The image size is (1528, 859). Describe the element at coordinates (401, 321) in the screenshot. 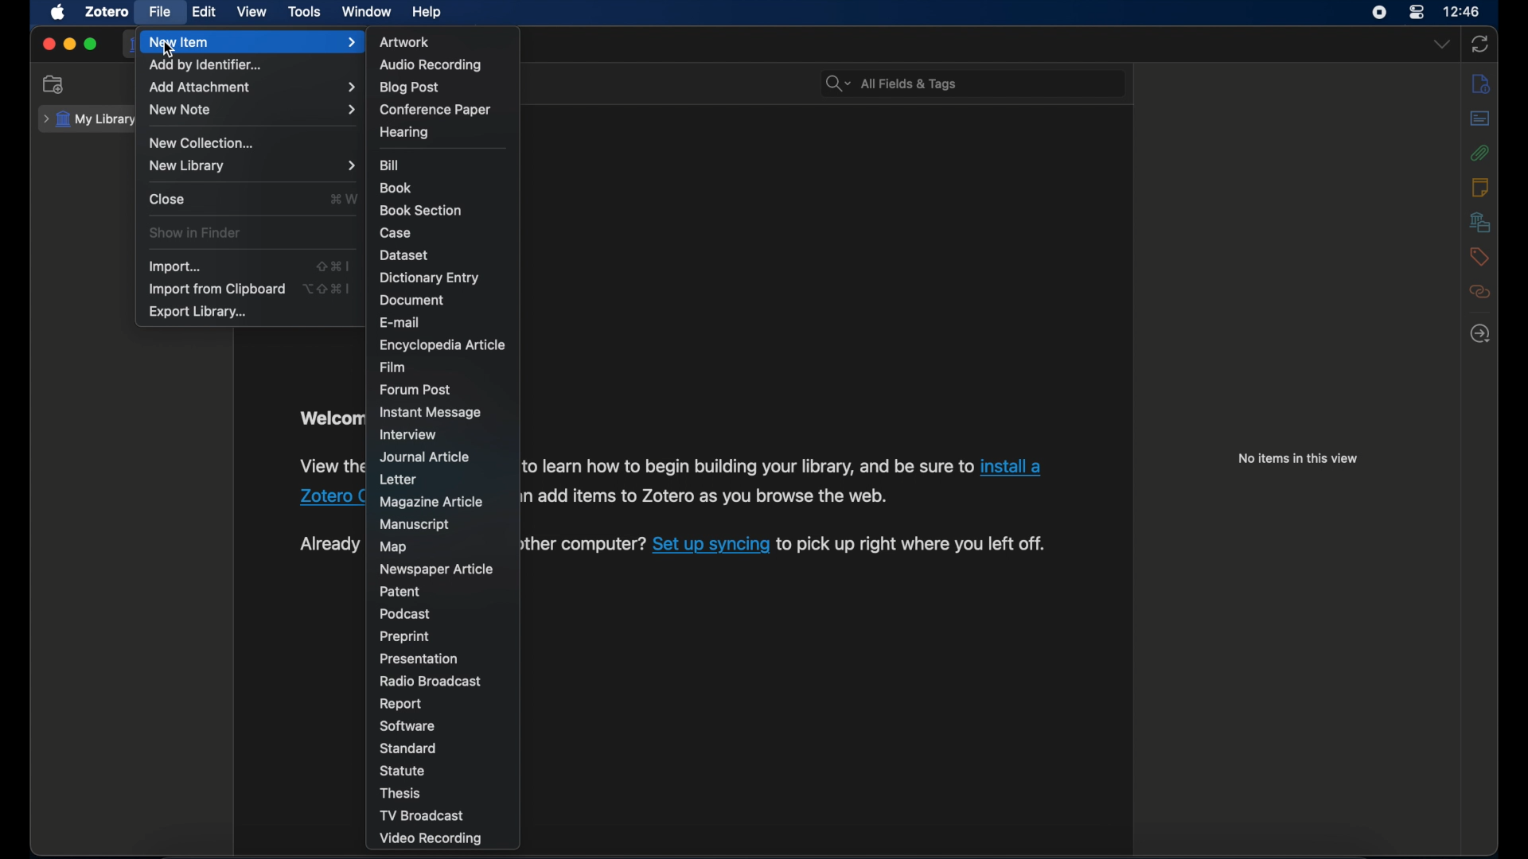

I see `e-mail` at that location.